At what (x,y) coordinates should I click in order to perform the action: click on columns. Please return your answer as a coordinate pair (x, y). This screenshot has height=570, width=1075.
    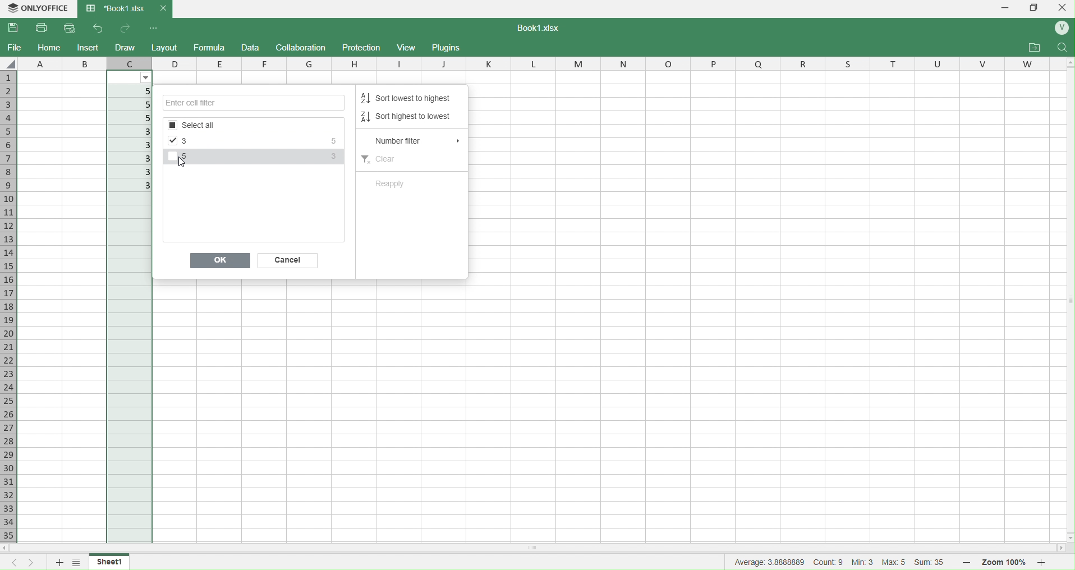
    Looking at the image, I should click on (604, 62).